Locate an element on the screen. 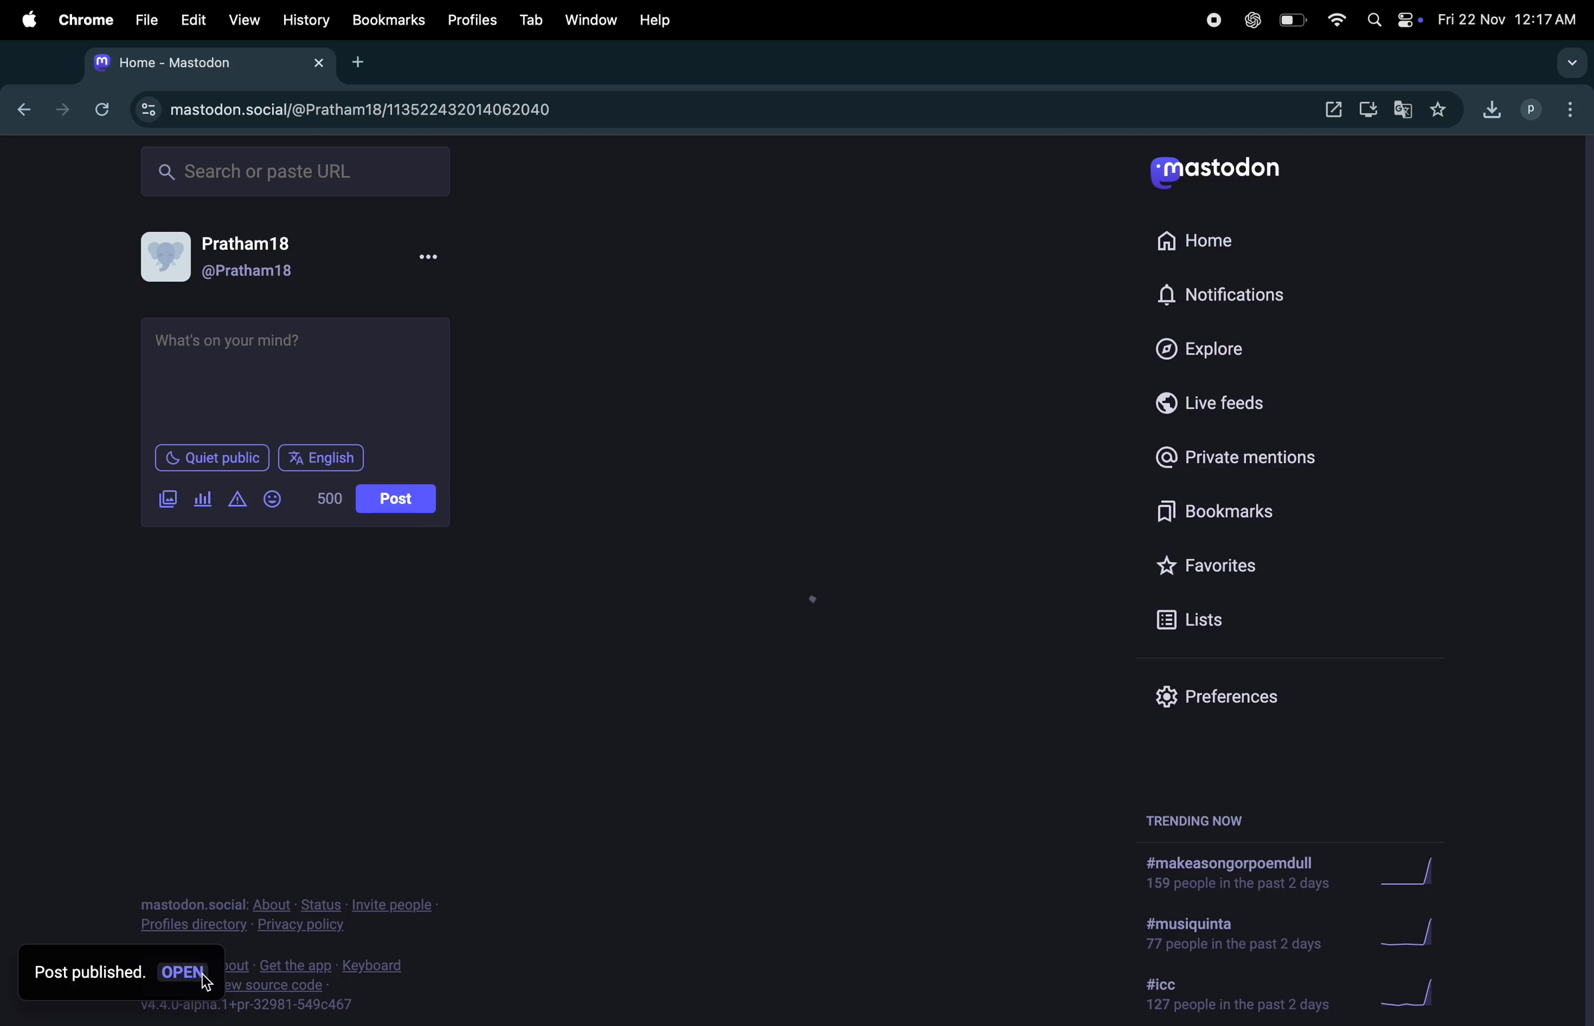 This screenshot has height=1026, width=1594. mastodon tab is located at coordinates (211, 66).